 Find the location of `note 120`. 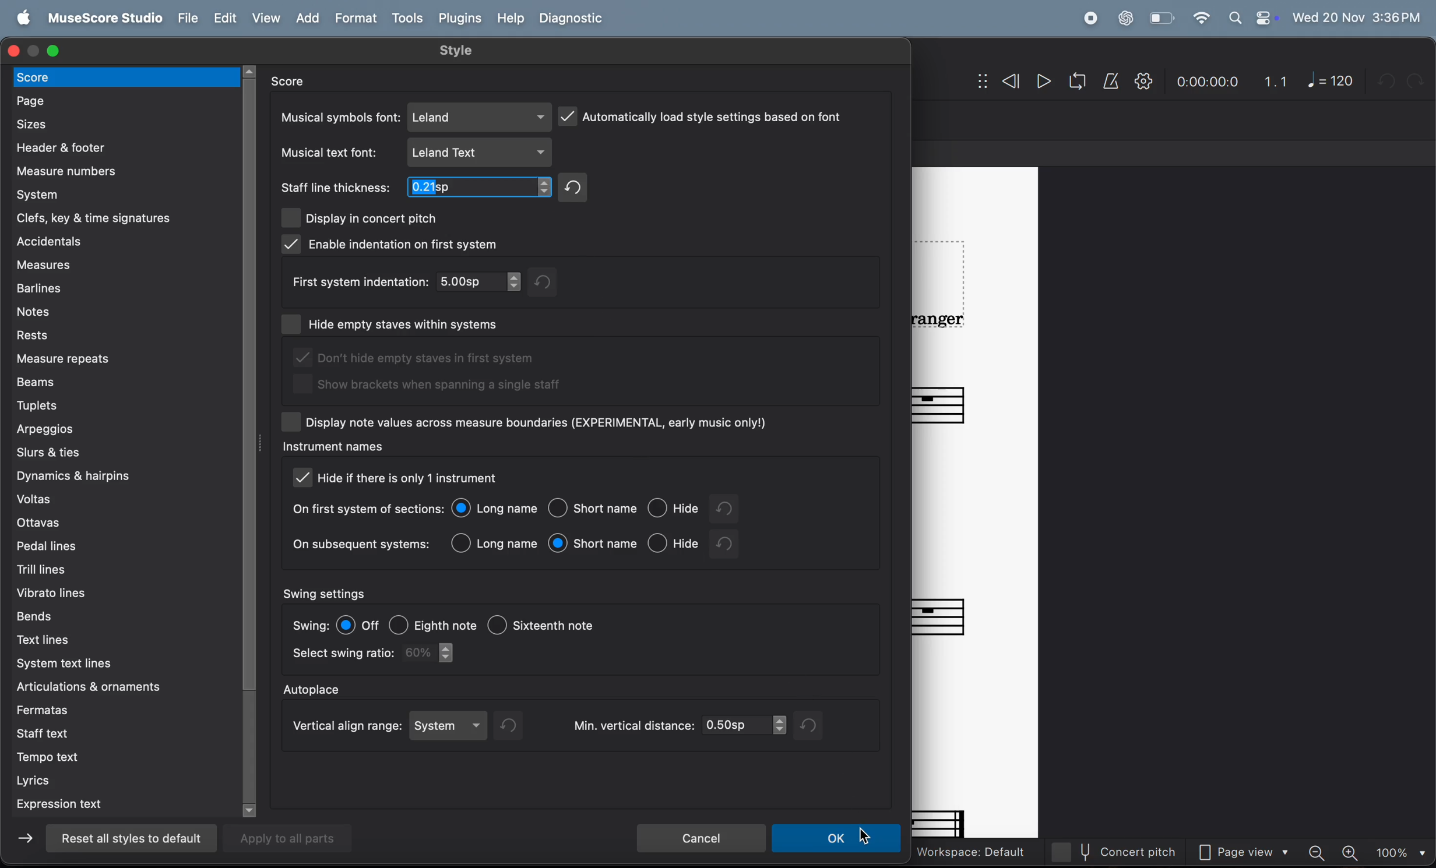

note 120 is located at coordinates (1331, 80).